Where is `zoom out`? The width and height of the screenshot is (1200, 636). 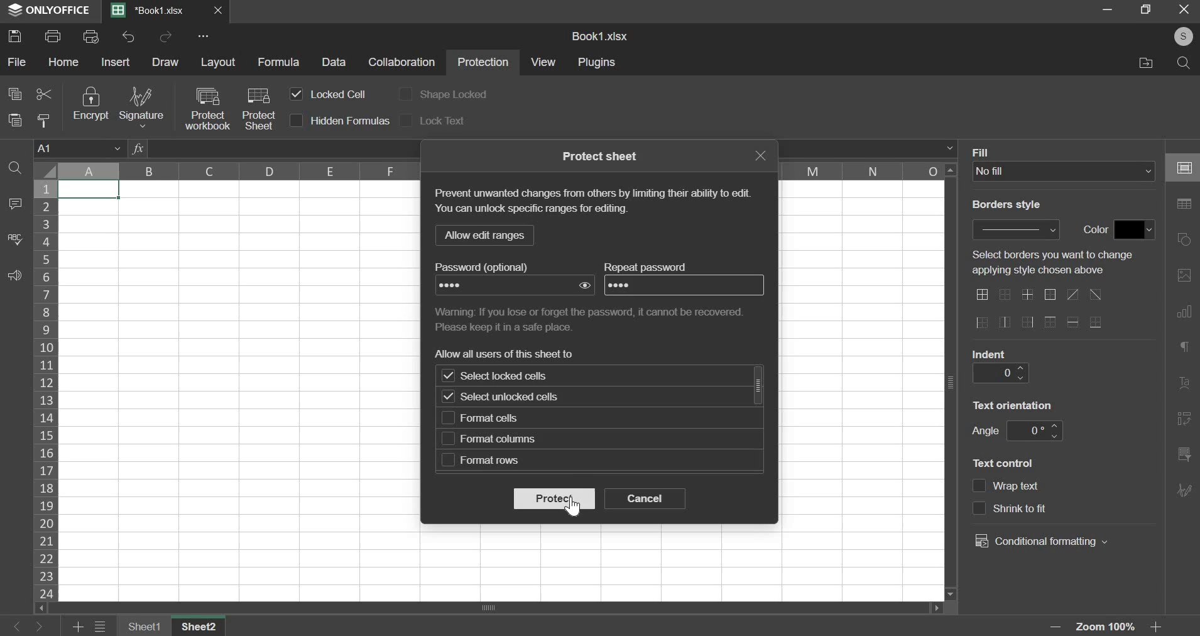
zoom out is located at coordinates (1058, 627).